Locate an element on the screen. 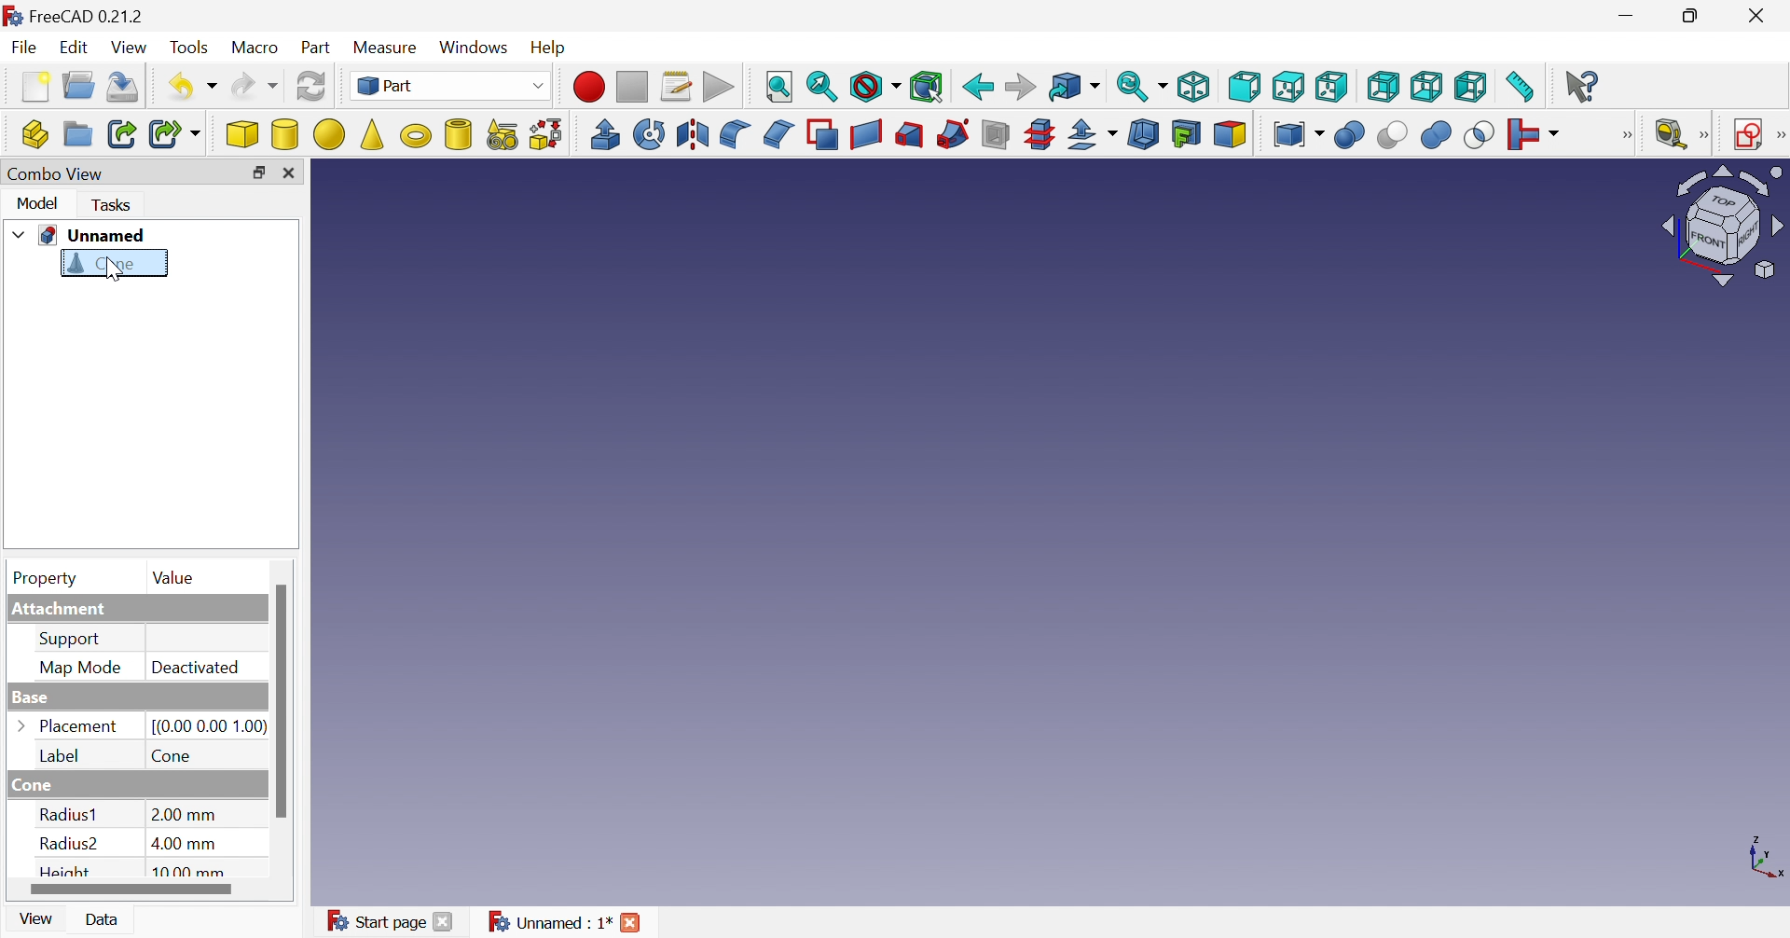 The image size is (1790, 938). Close is located at coordinates (292, 173).